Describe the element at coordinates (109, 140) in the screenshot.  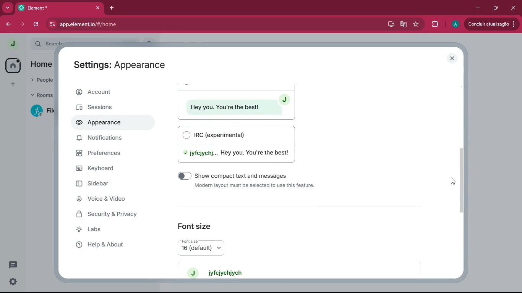
I see `notifications` at that location.